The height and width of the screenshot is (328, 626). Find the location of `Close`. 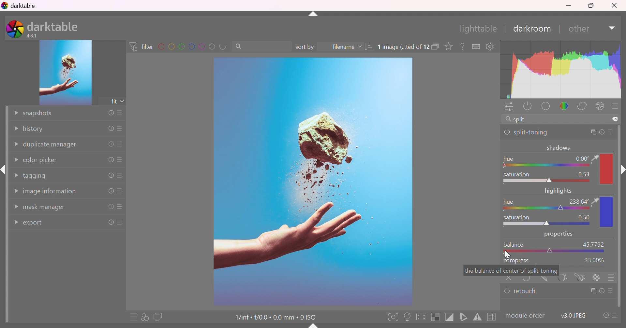

Close is located at coordinates (616, 6).